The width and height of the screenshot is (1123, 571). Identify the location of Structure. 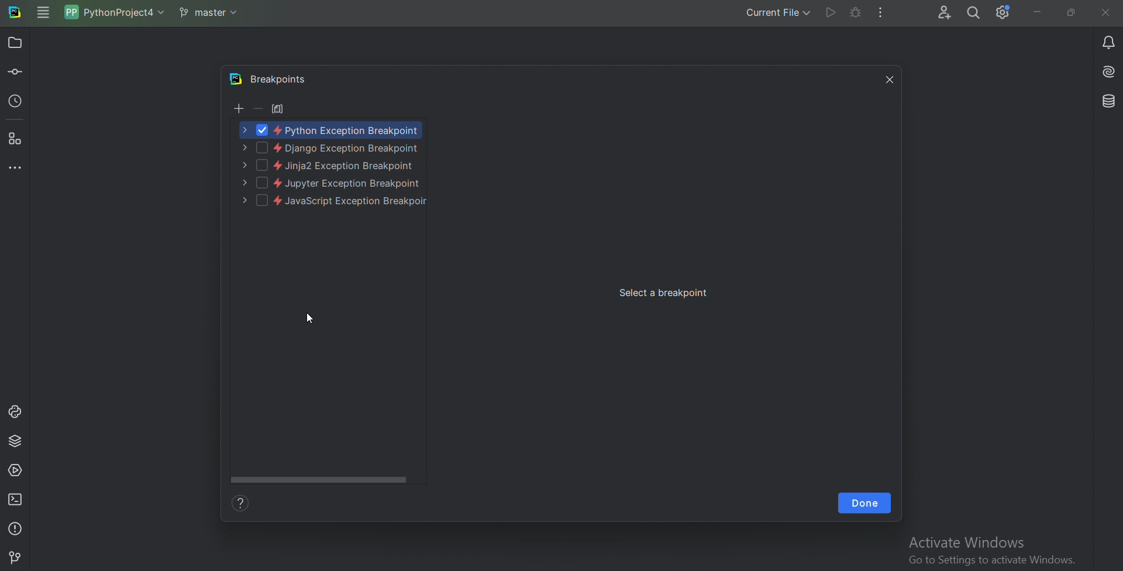
(16, 140).